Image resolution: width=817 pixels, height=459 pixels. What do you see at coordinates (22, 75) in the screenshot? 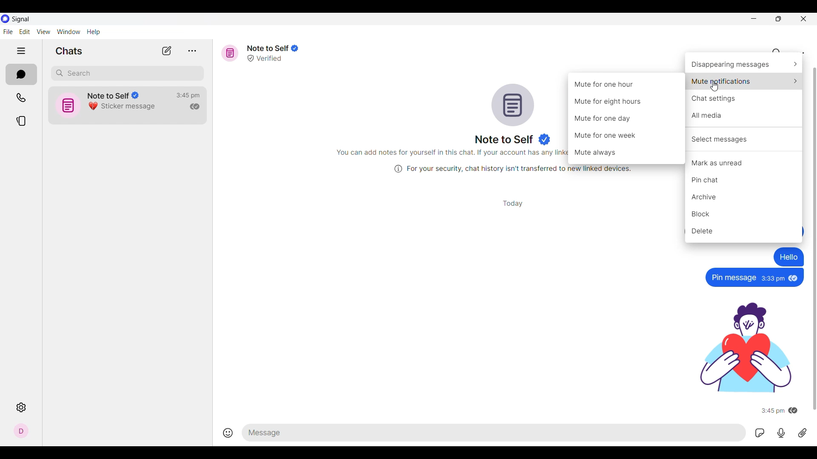
I see `Chats, current section highlighted` at bounding box center [22, 75].